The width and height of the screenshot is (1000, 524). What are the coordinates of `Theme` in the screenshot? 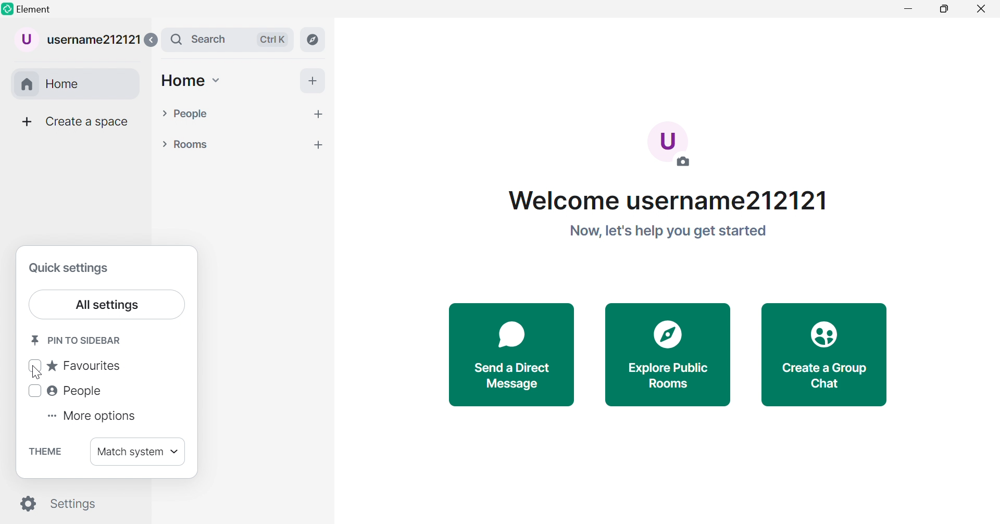 It's located at (46, 452).